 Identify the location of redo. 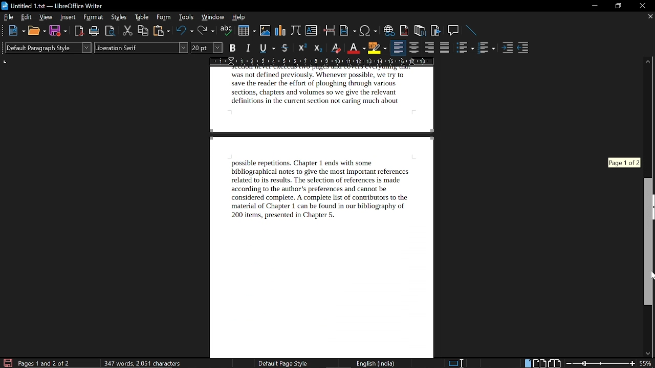
(206, 32).